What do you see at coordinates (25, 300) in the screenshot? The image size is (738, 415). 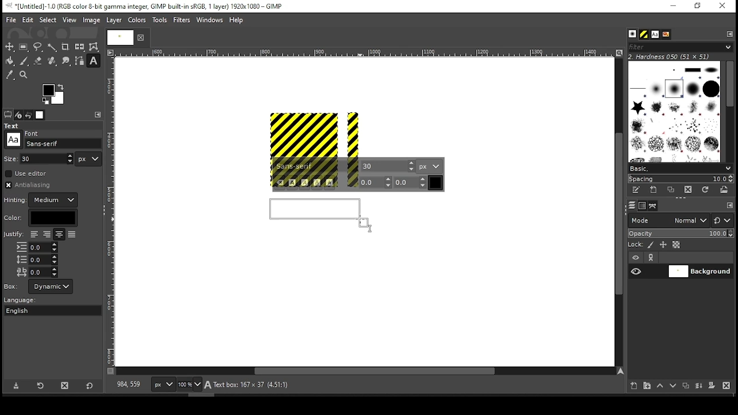 I see `language` at bounding box center [25, 300].